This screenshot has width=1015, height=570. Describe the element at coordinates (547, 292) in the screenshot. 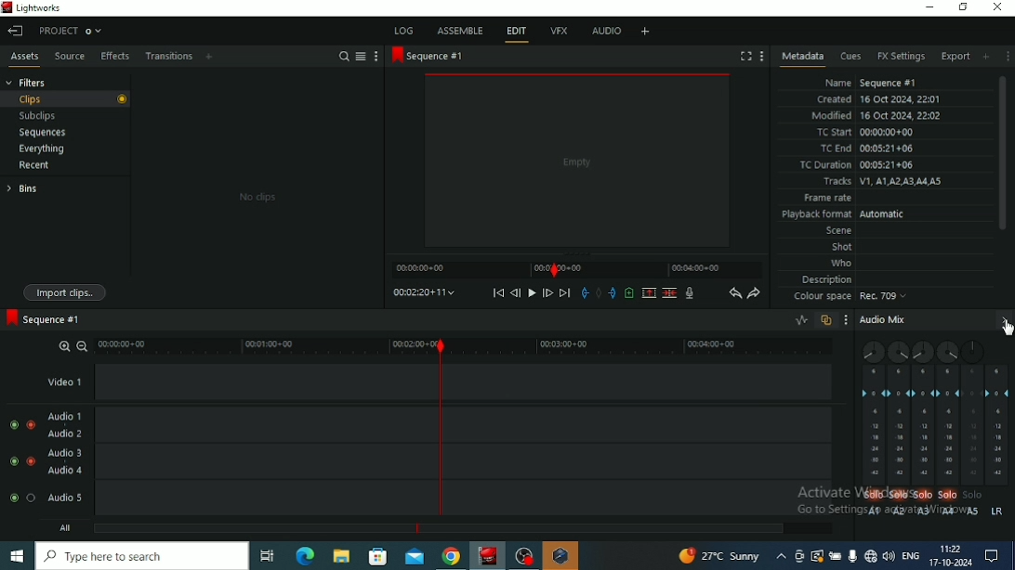

I see `Nudge one frame forward` at that location.